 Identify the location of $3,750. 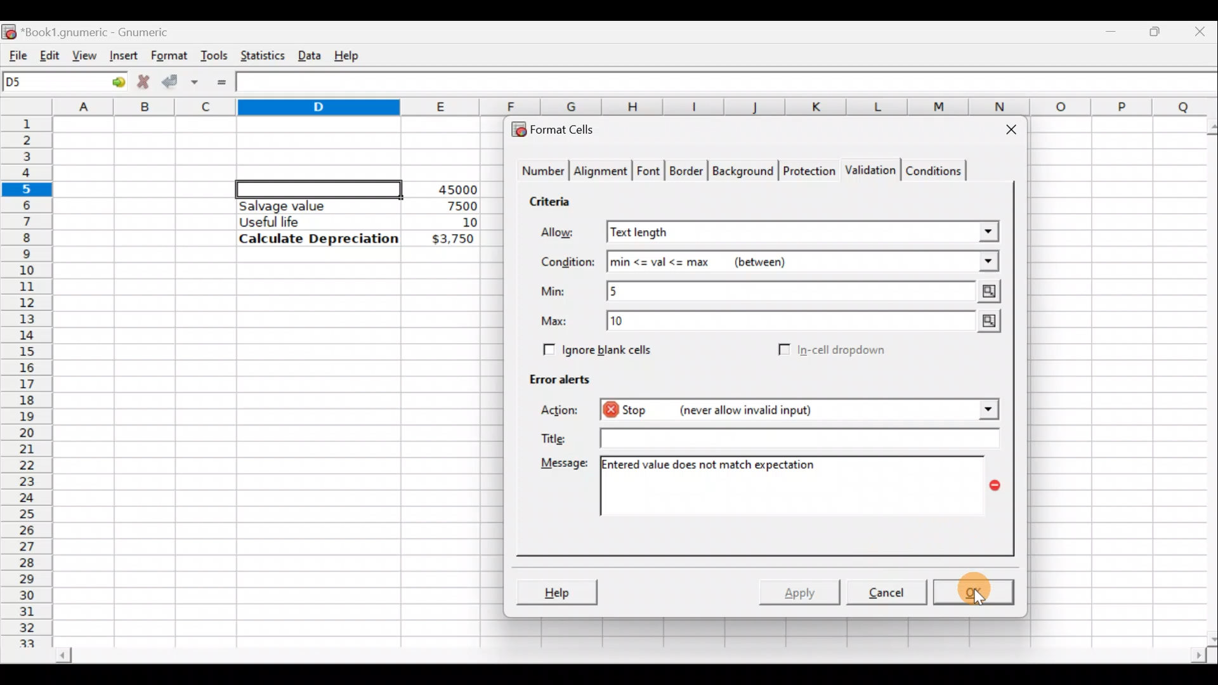
(452, 240).